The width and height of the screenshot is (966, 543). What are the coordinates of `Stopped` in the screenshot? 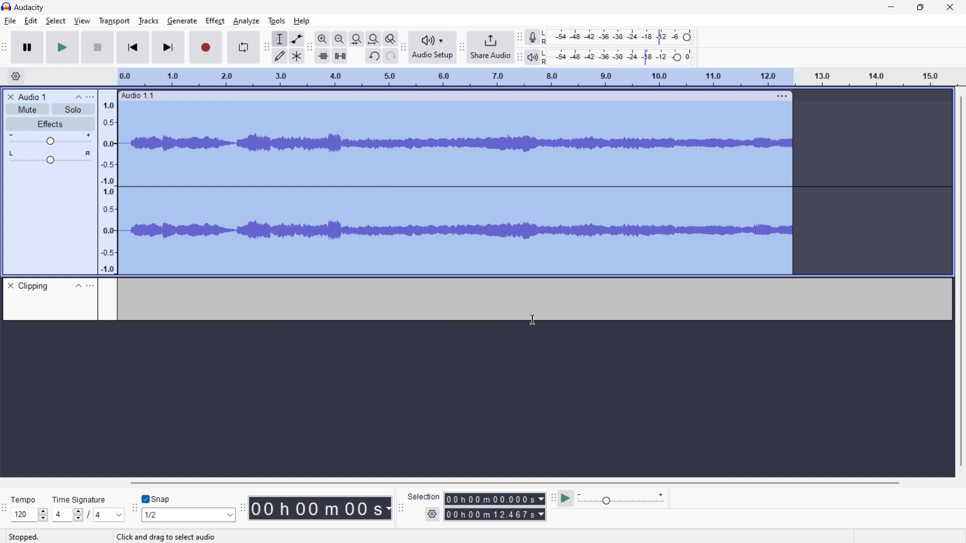 It's located at (25, 537).